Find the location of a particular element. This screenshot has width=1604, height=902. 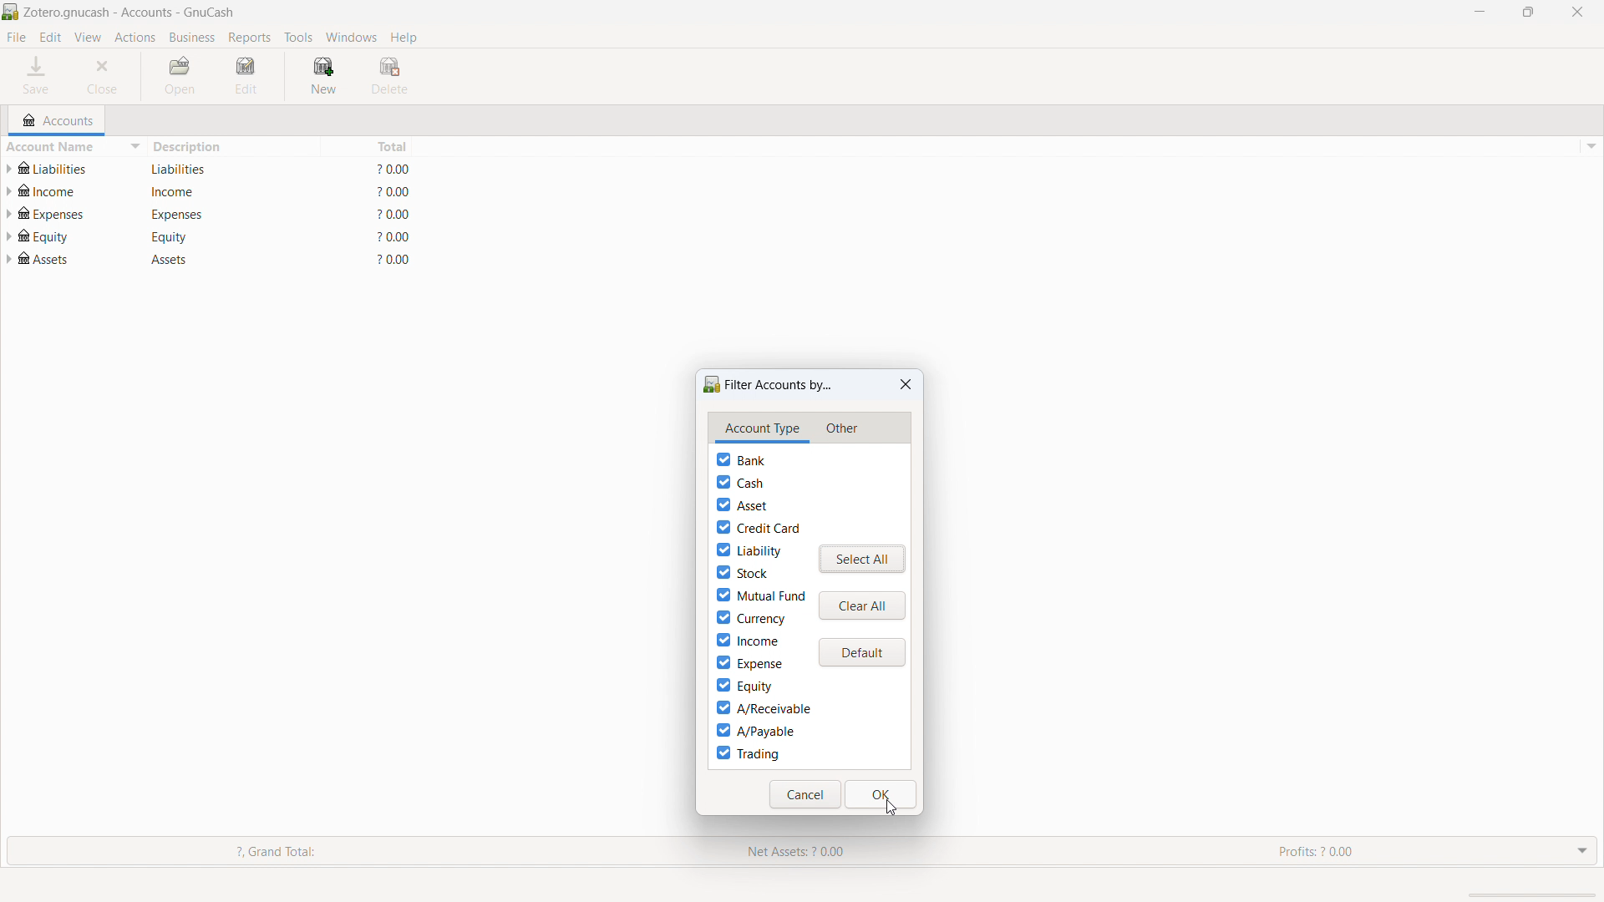

description is located at coordinates (189, 172).